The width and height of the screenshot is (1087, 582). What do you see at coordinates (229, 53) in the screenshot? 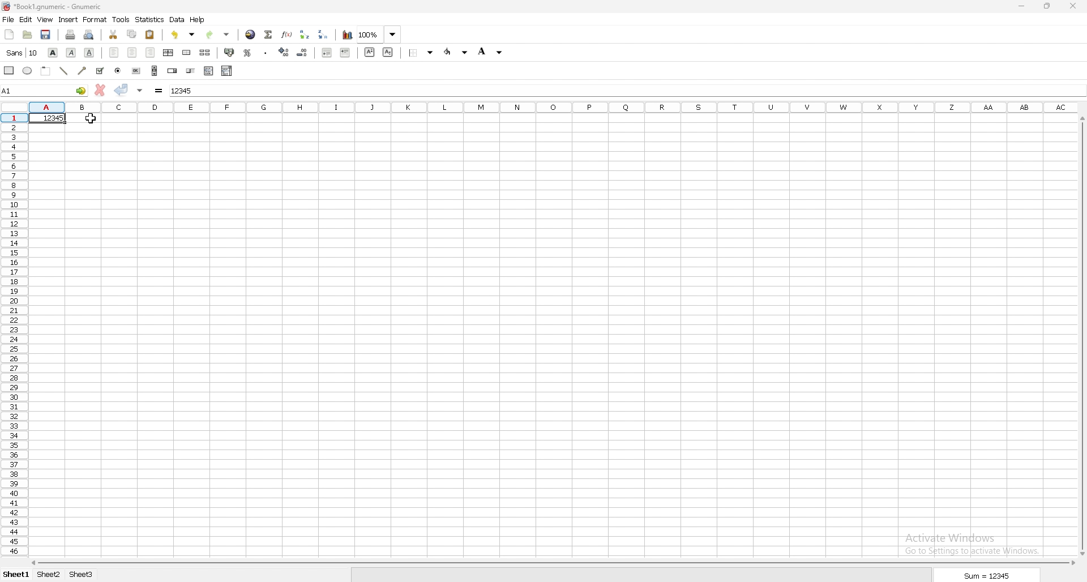
I see `accounting` at bounding box center [229, 53].